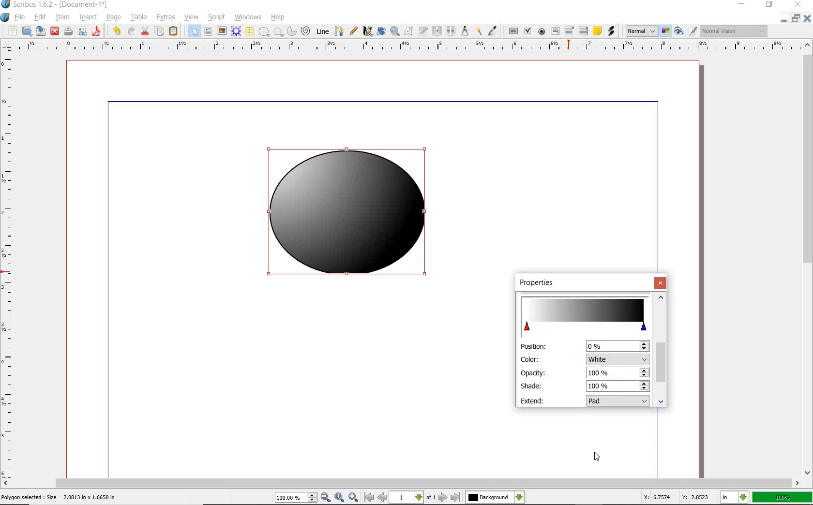  What do you see at coordinates (323, 31) in the screenshot?
I see `LINE` at bounding box center [323, 31].